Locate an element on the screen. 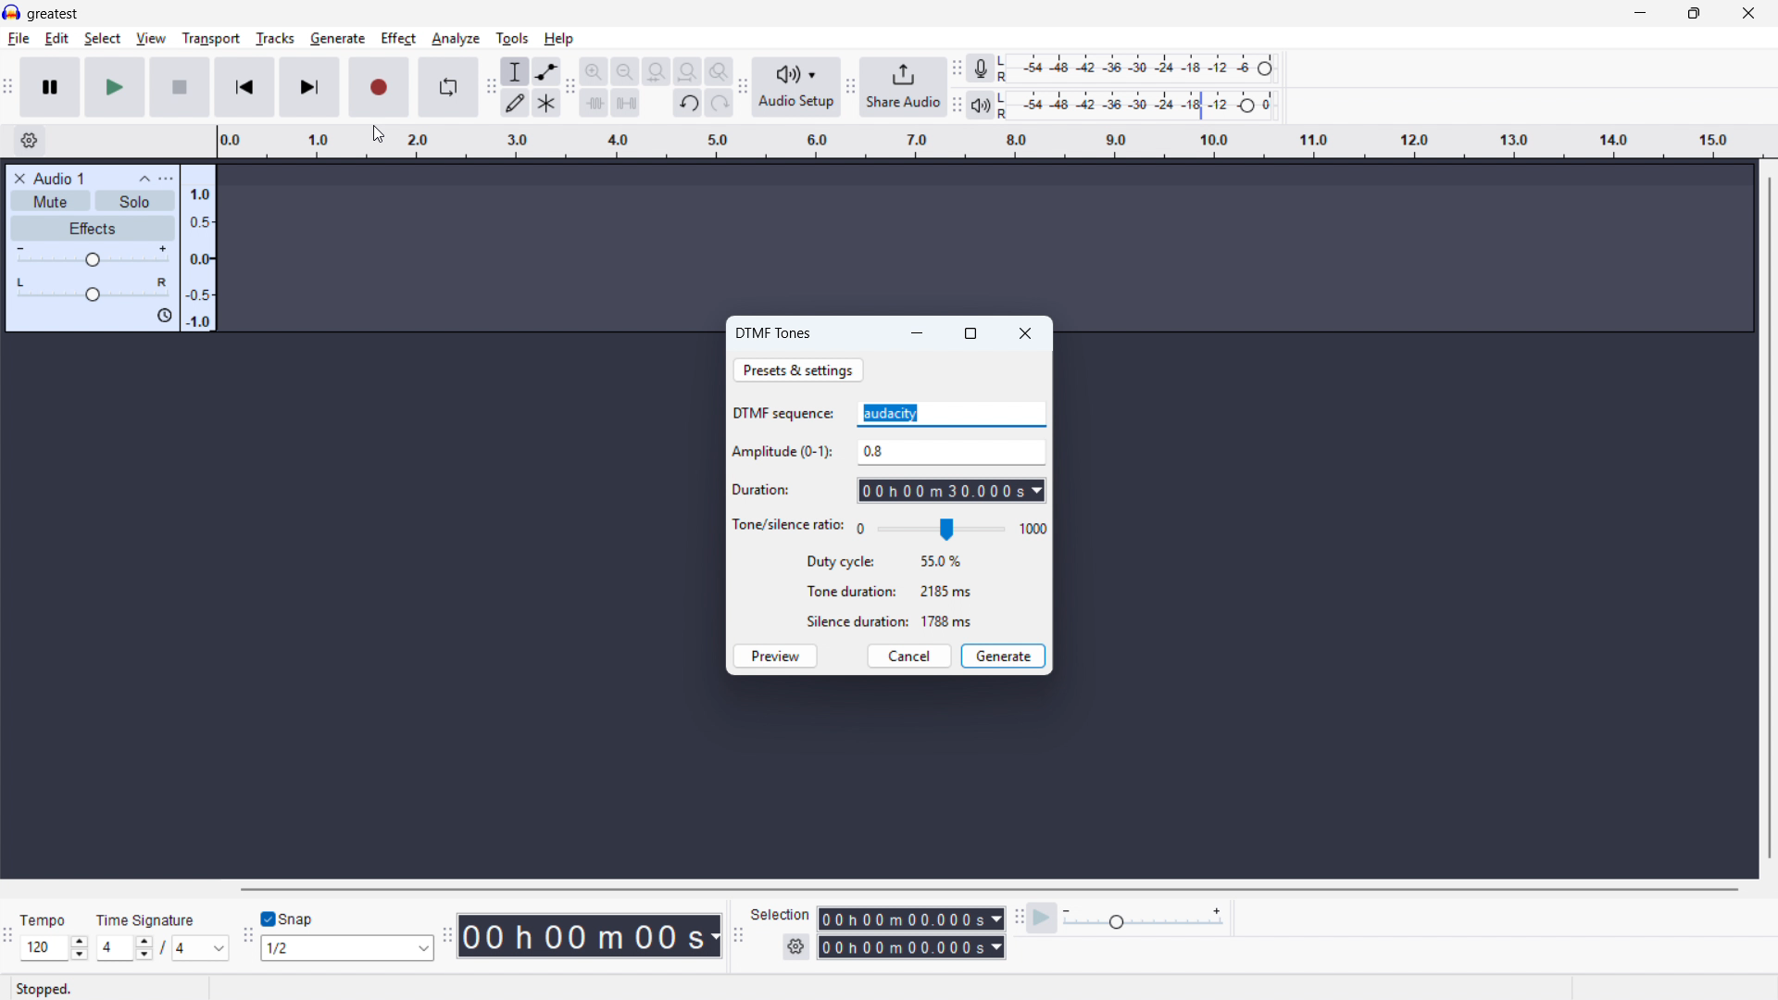 This screenshot has width=1778, height=1000. skip to start is located at coordinates (245, 86).